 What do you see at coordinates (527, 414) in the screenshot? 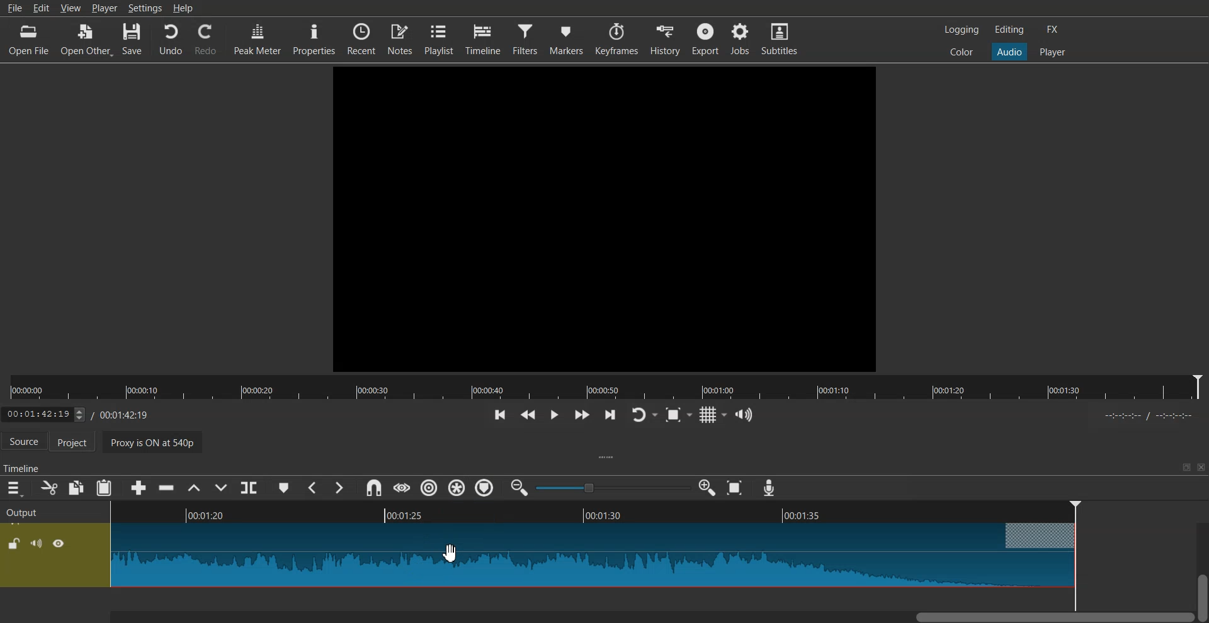
I see `Play quickly backwards` at bounding box center [527, 414].